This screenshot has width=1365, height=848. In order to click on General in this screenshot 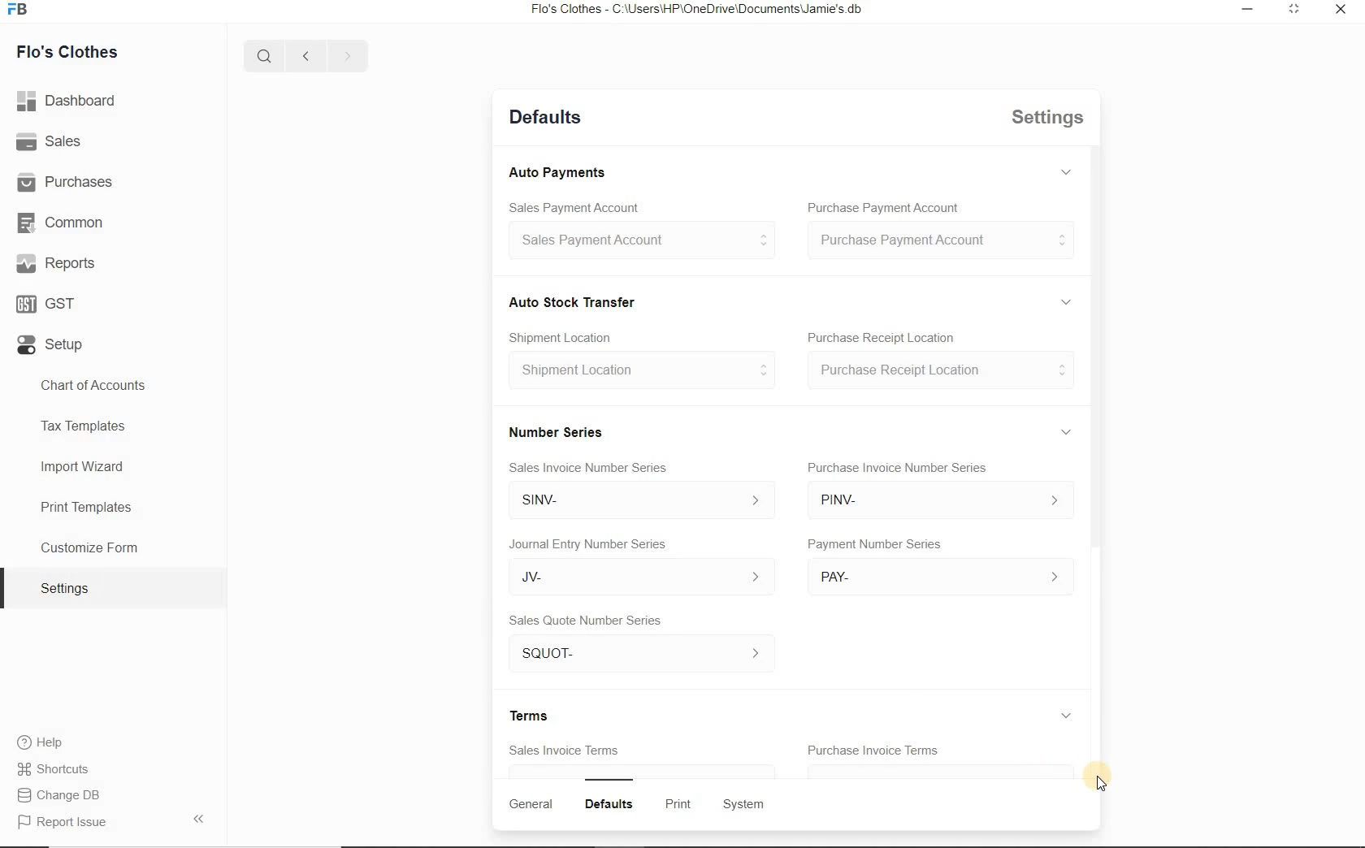, I will do `click(529, 803)`.